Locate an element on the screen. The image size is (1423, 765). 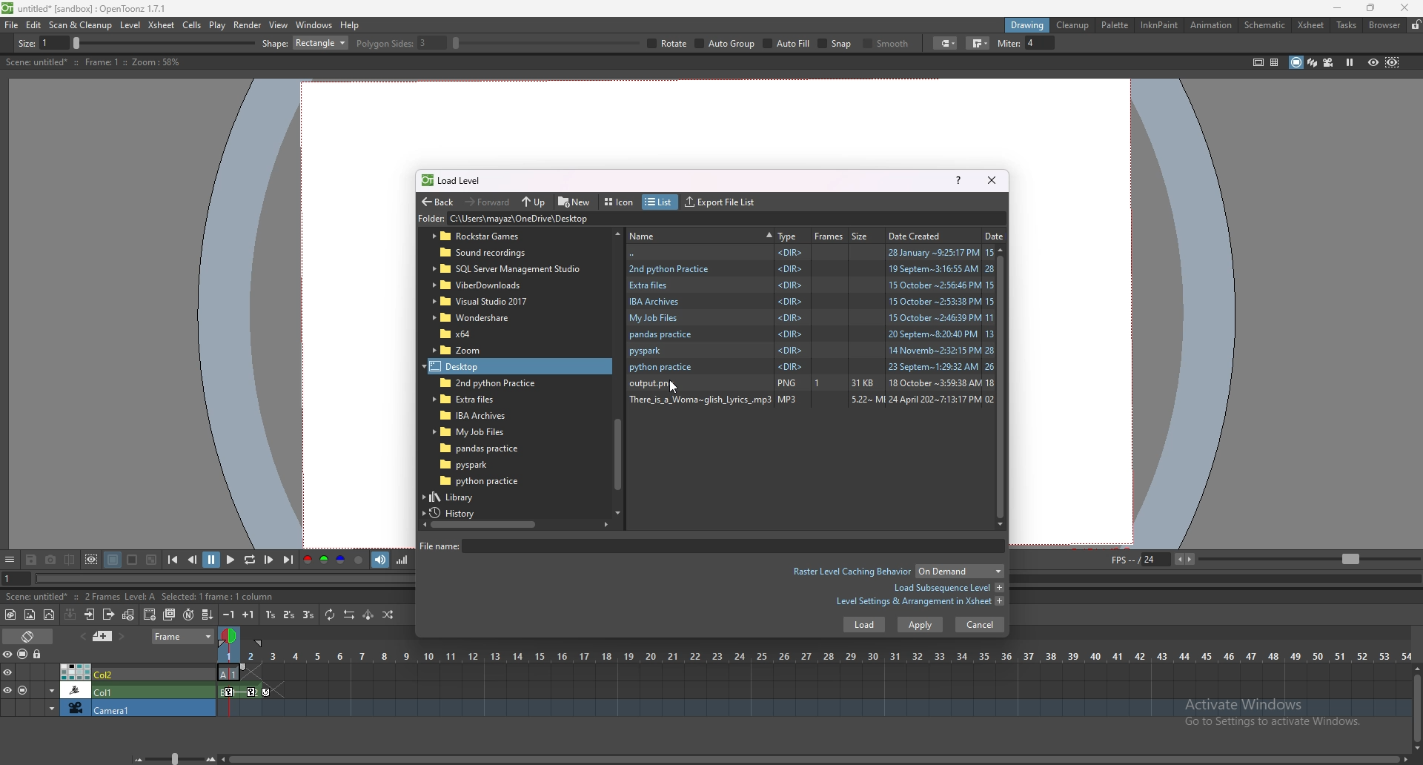
folder is located at coordinates (811, 368).